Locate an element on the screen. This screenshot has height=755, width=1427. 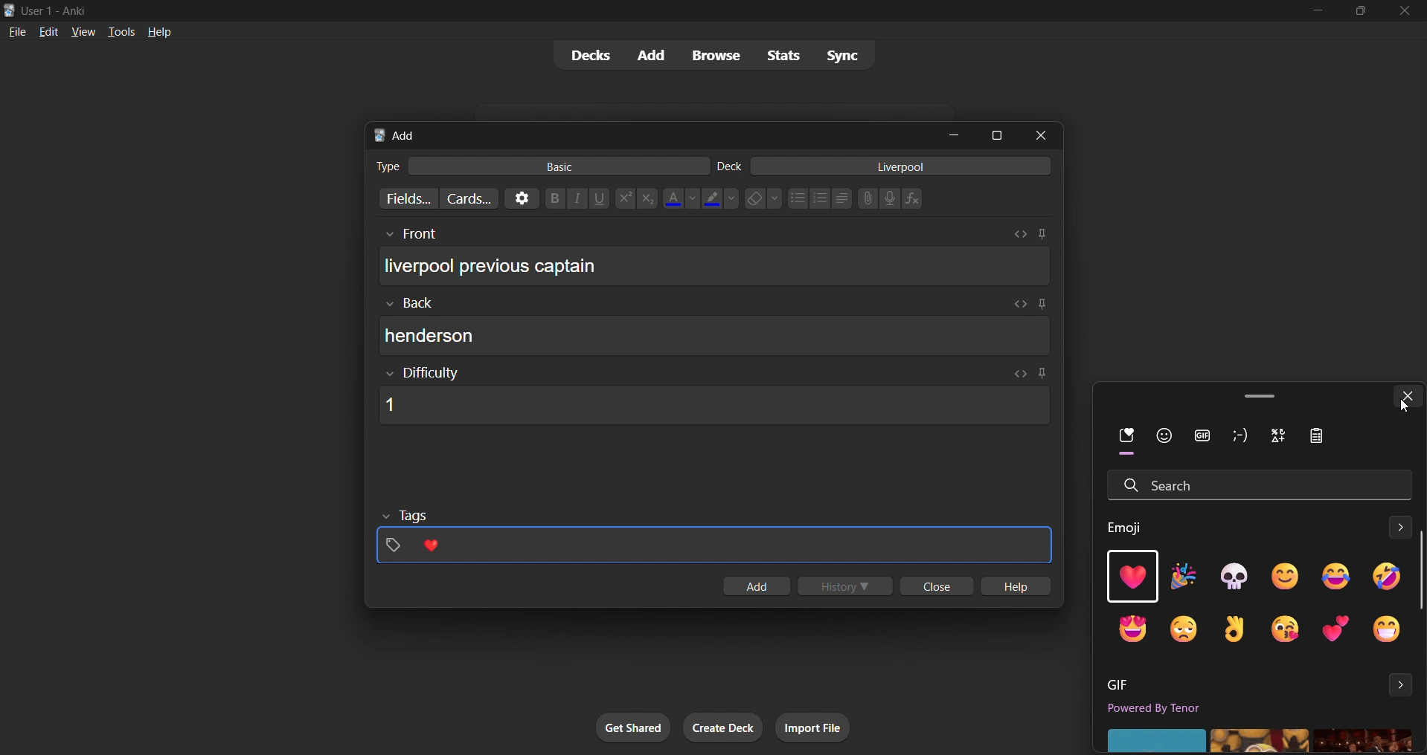
Bold is located at coordinates (554, 197).